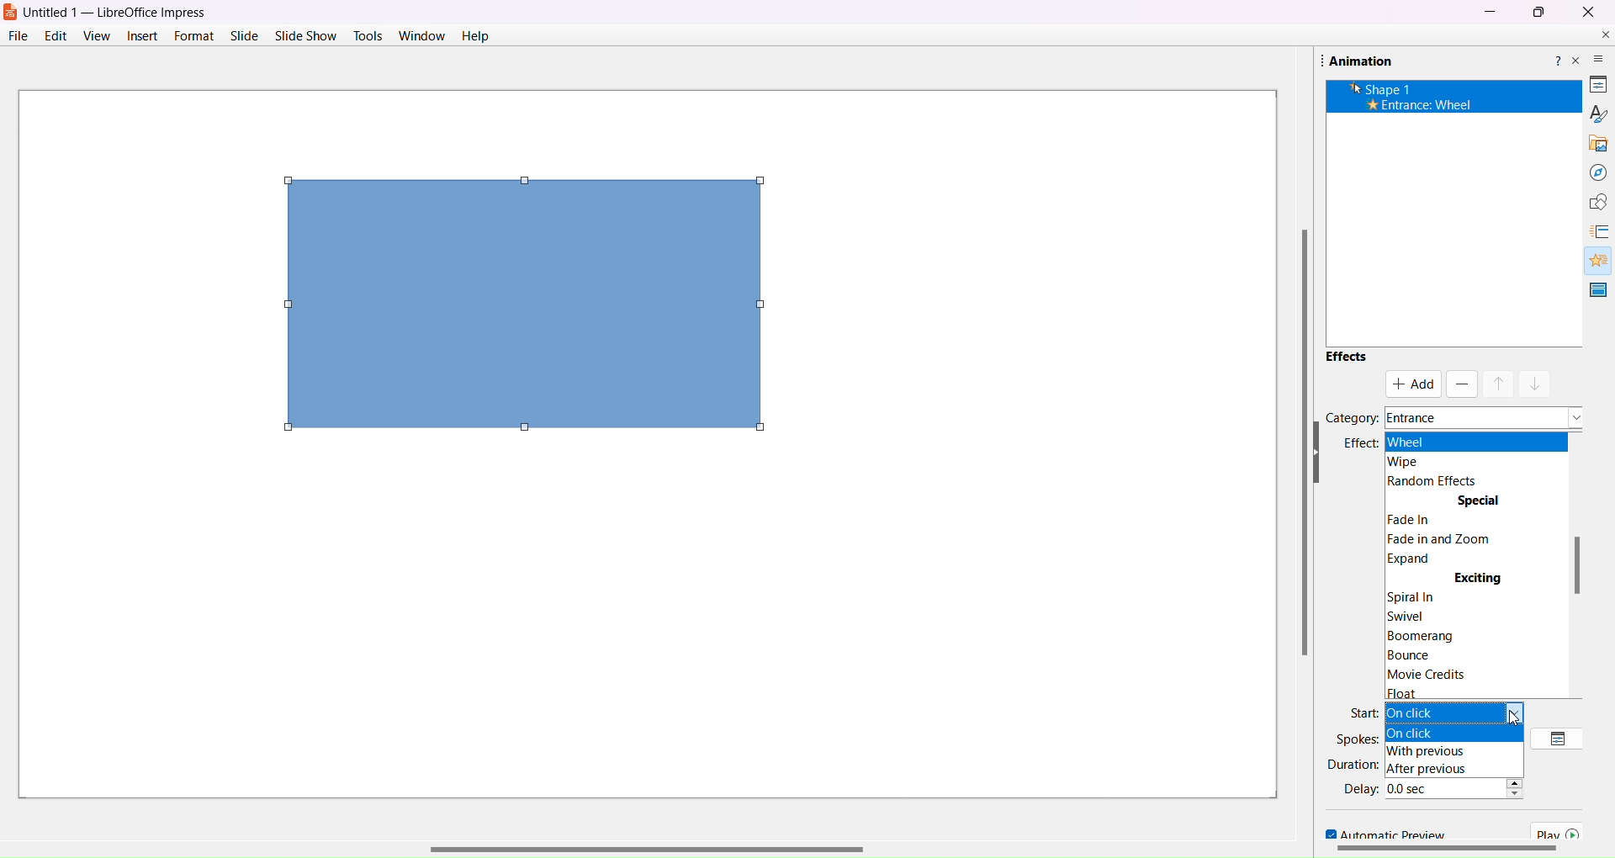 The width and height of the screenshot is (1615, 858). What do you see at coordinates (1444, 850) in the screenshot?
I see `Scroll Bar` at bounding box center [1444, 850].